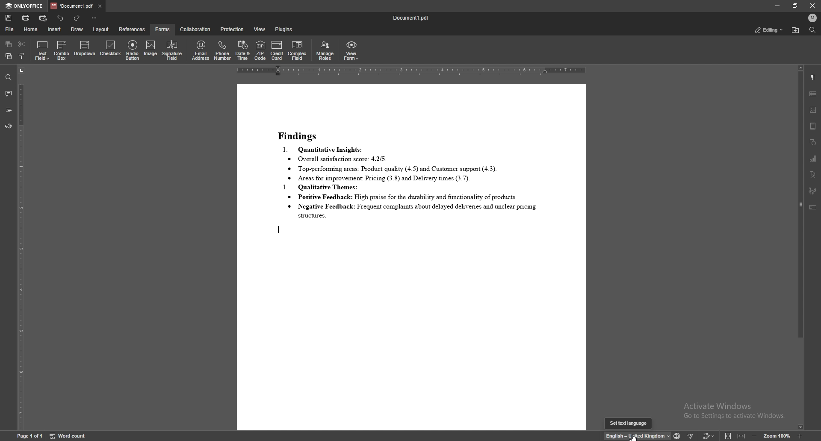  What do you see at coordinates (813, 110) in the screenshot?
I see `image` at bounding box center [813, 110].